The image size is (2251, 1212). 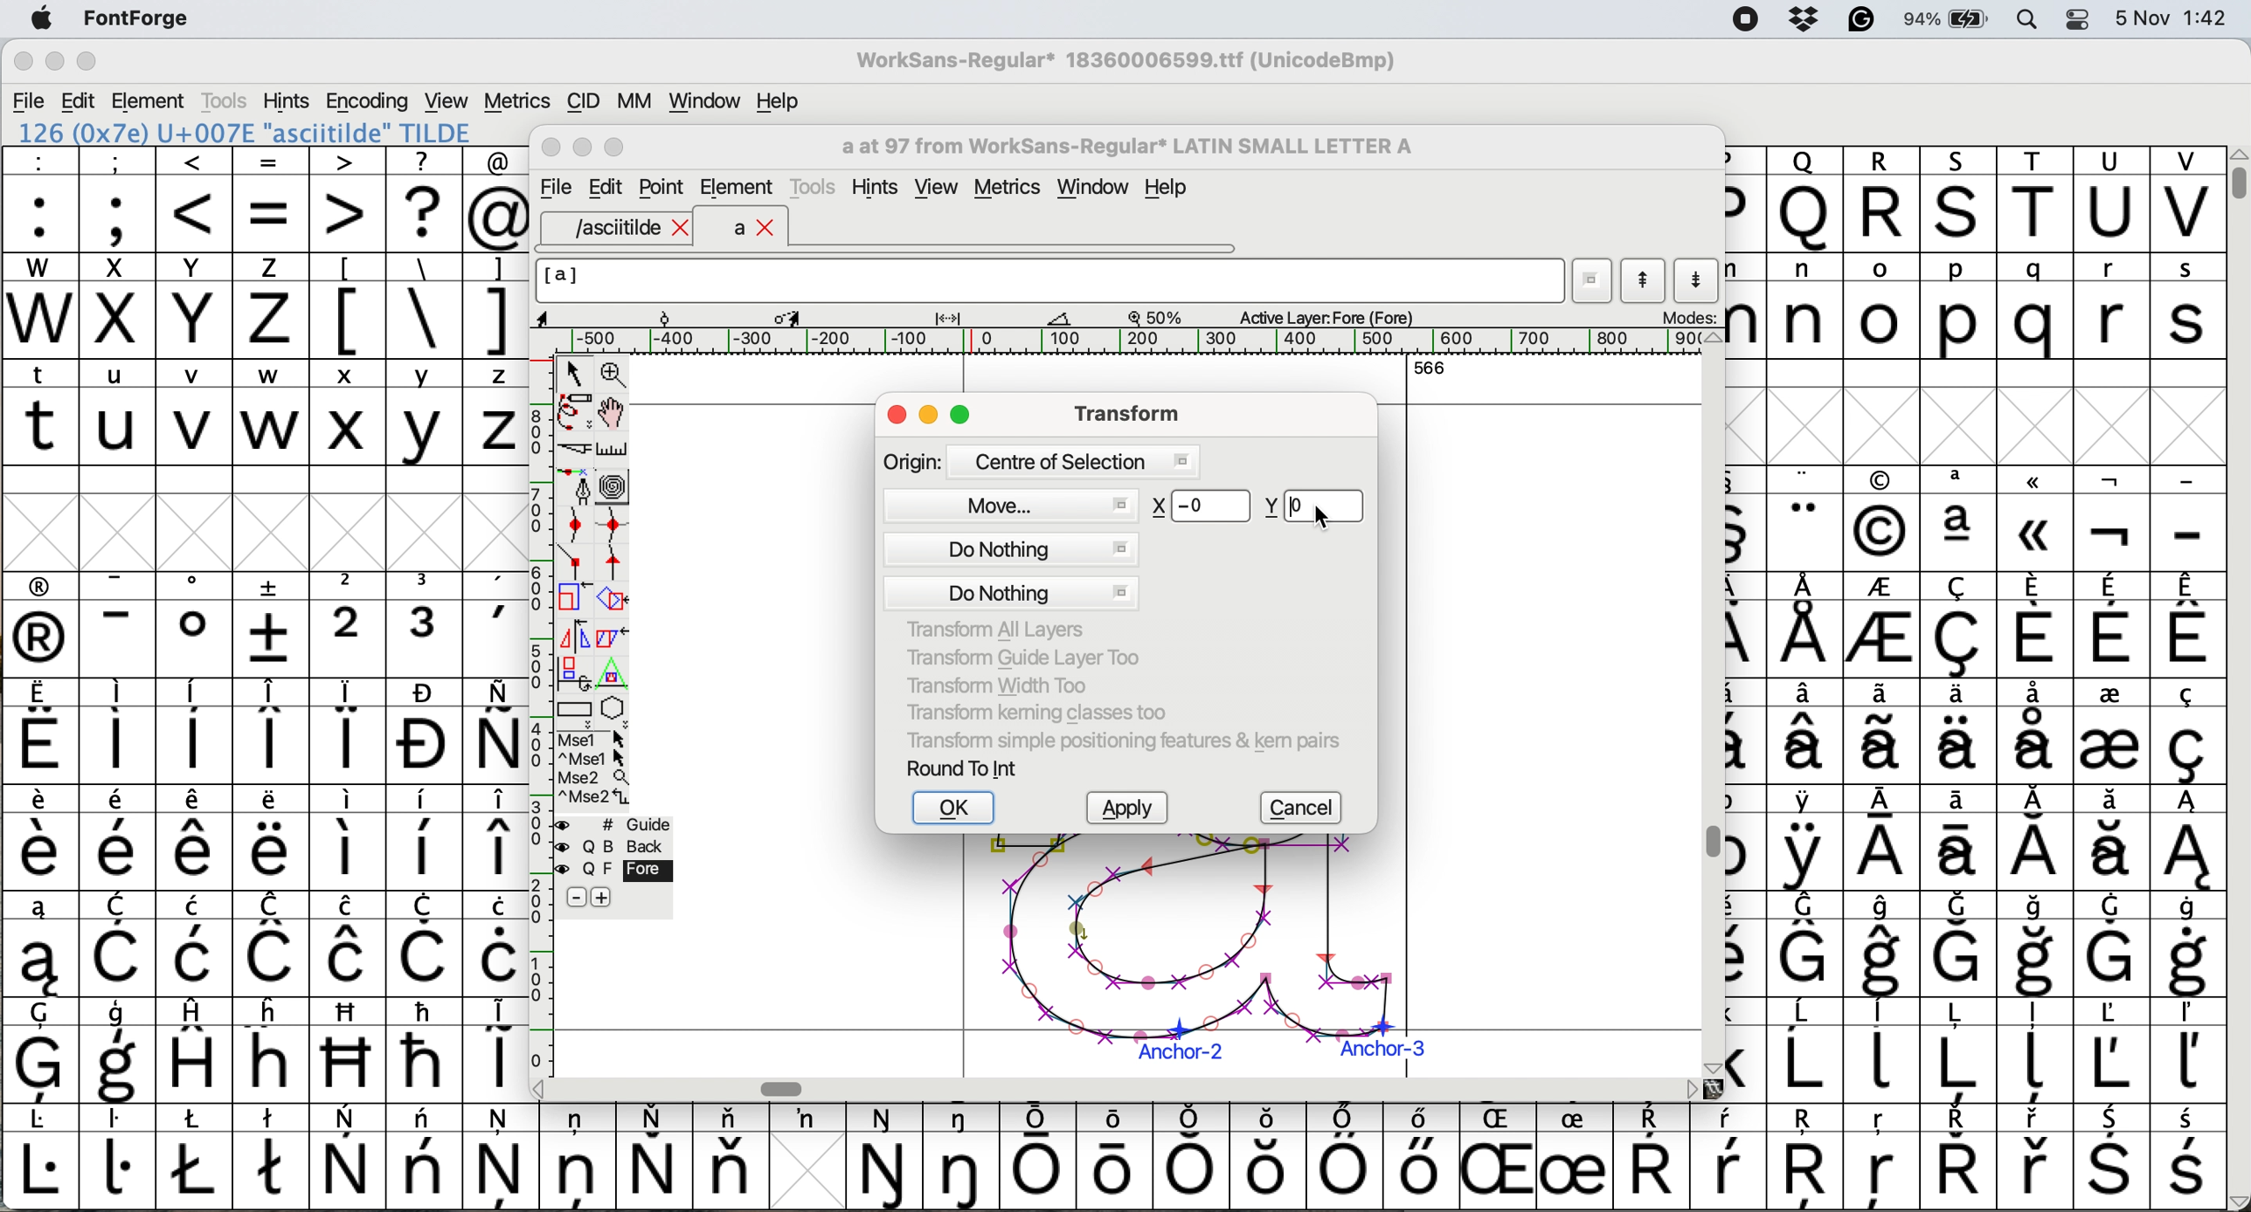 I want to click on symbol, so click(x=1809, y=731).